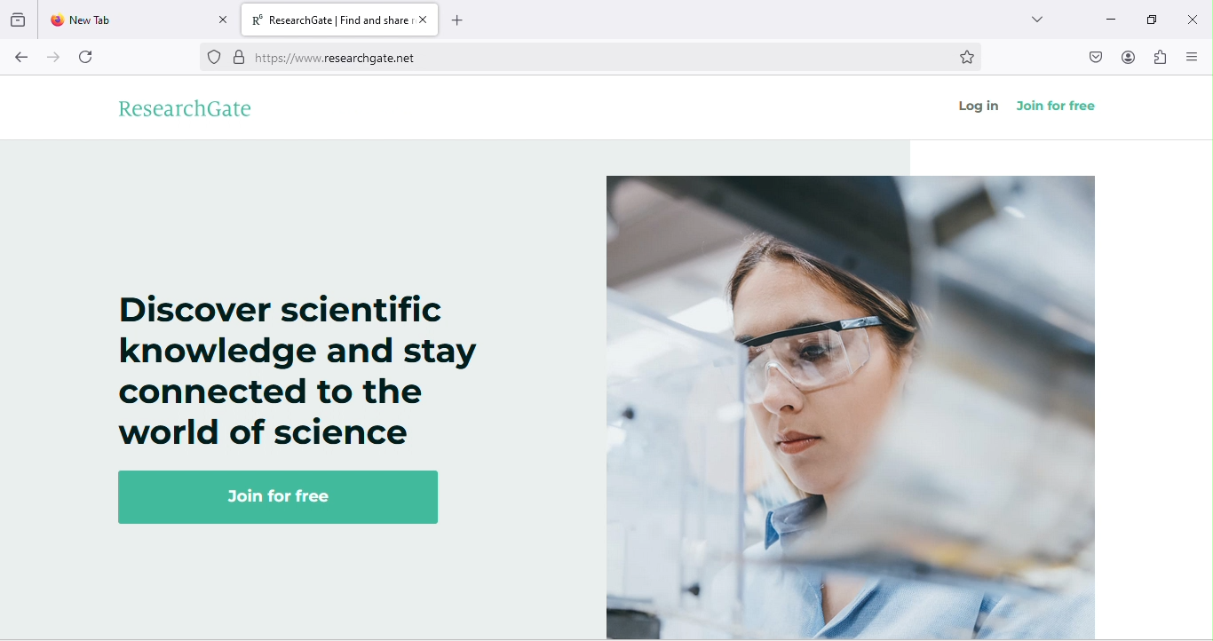 This screenshot has width=1213, height=641. Describe the element at coordinates (1129, 57) in the screenshot. I see `account` at that location.